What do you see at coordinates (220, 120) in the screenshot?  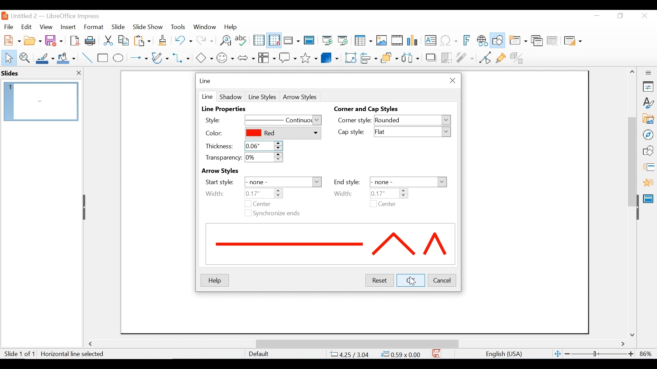 I see `Style` at bounding box center [220, 120].